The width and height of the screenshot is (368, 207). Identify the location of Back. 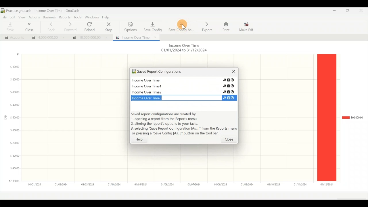
(49, 27).